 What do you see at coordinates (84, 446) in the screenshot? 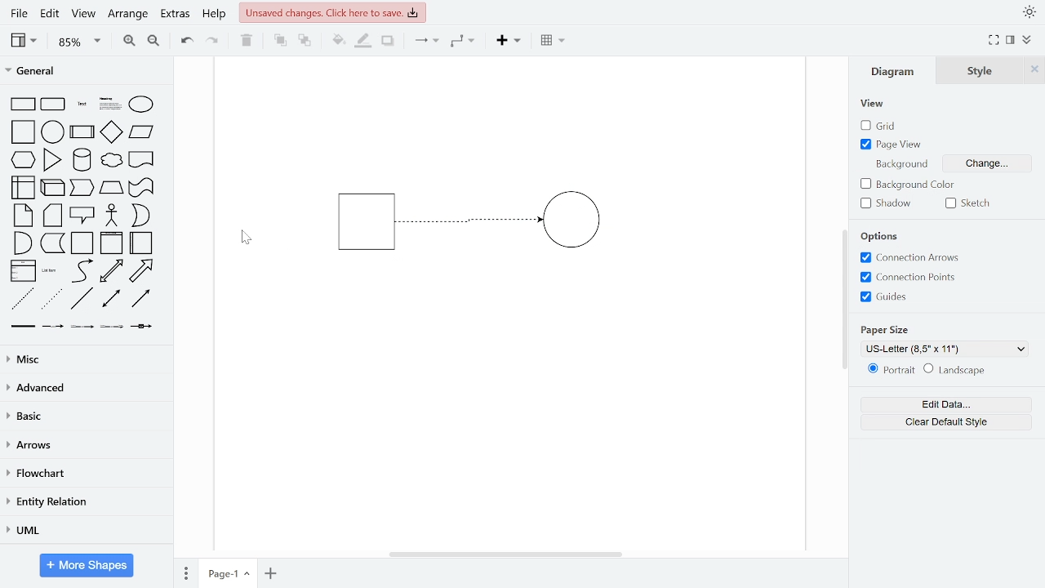
I see `arrows` at bounding box center [84, 446].